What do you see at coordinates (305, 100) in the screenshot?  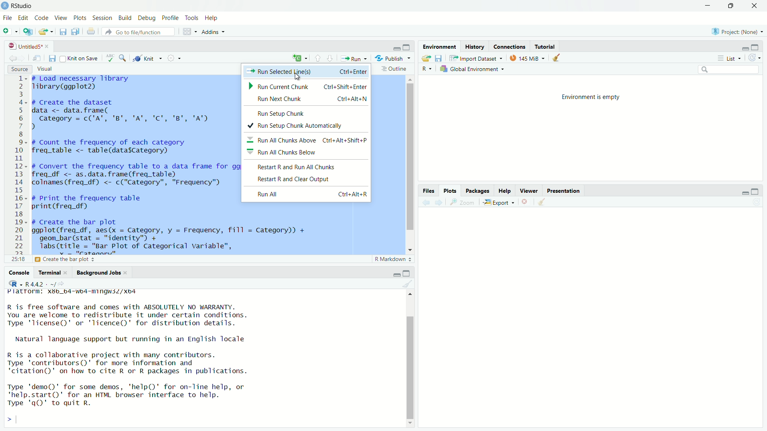 I see `Run Next Chunk Ctrl+Alt+N` at bounding box center [305, 100].